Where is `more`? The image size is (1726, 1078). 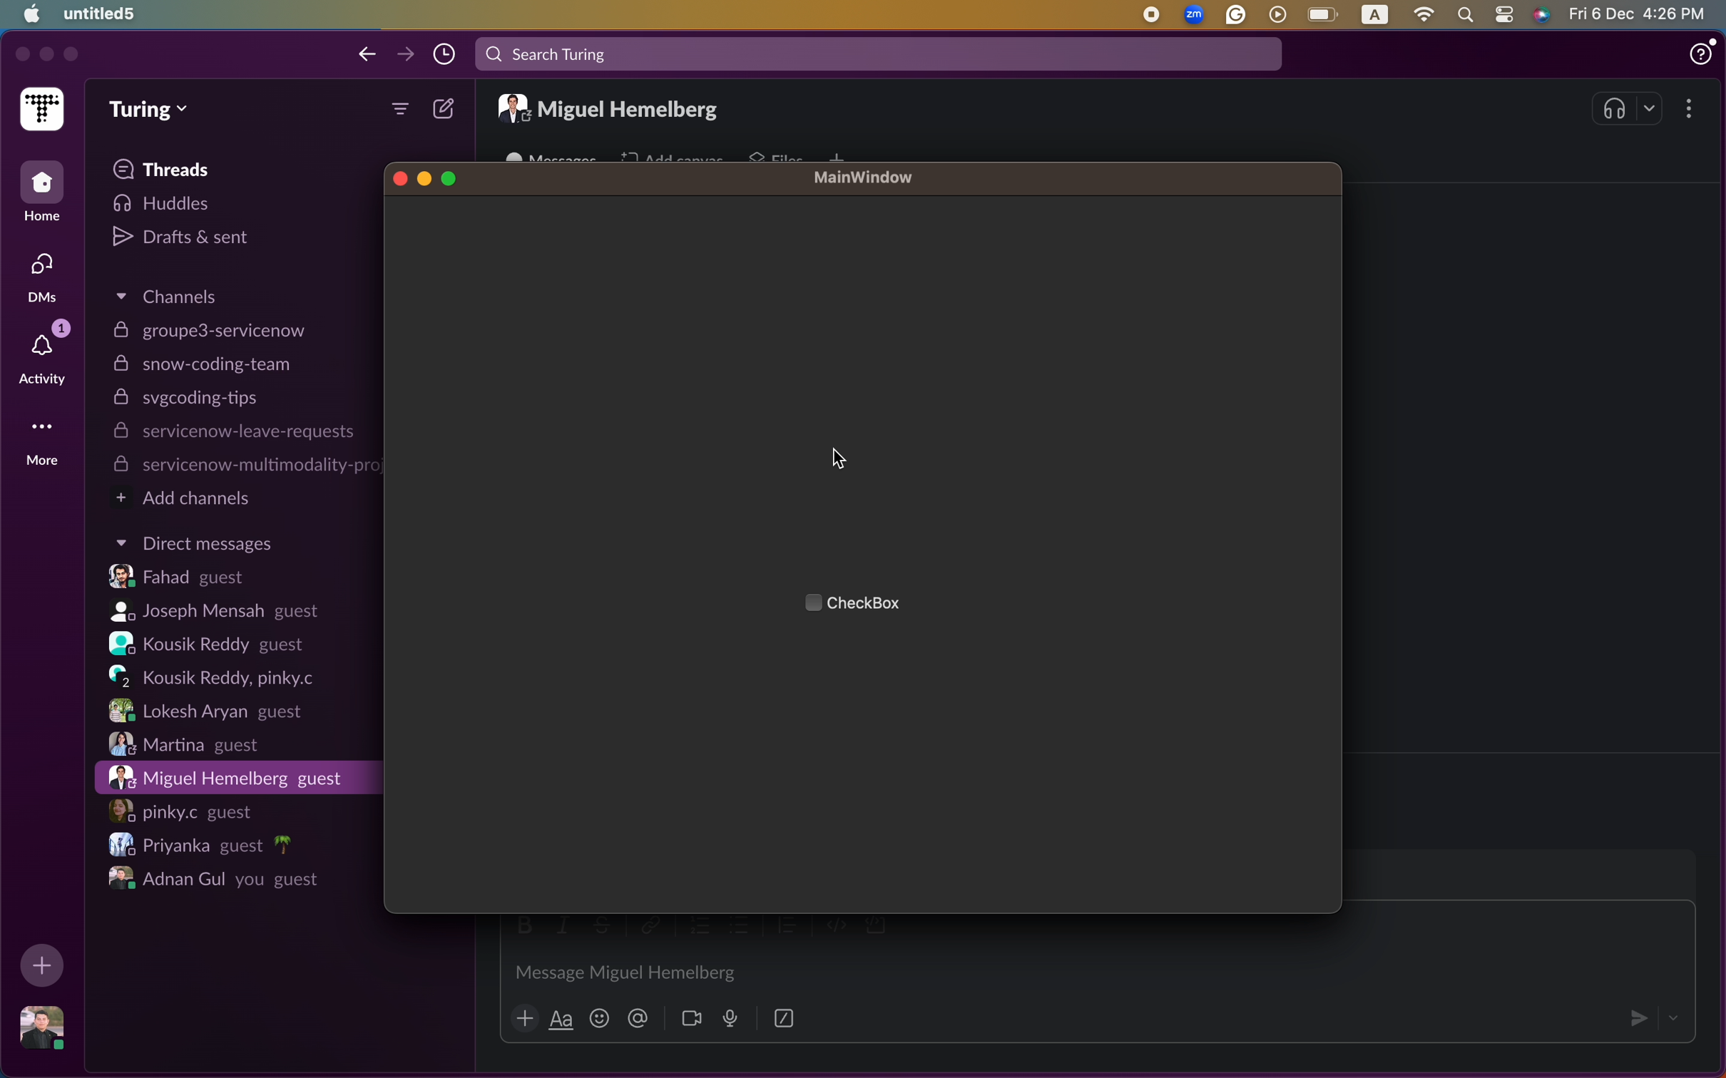
more is located at coordinates (399, 111).